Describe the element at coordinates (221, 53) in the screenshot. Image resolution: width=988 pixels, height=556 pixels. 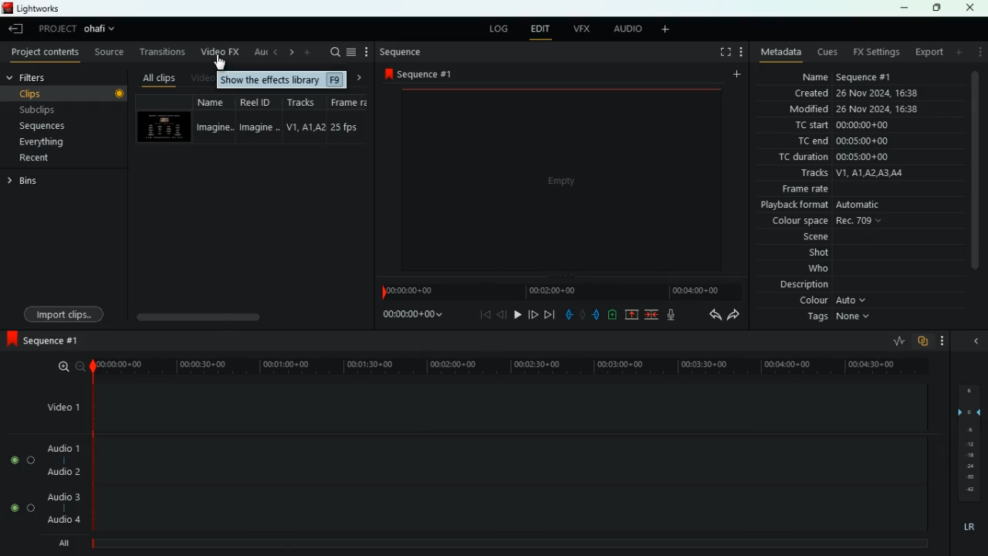
I see `video fx` at that location.